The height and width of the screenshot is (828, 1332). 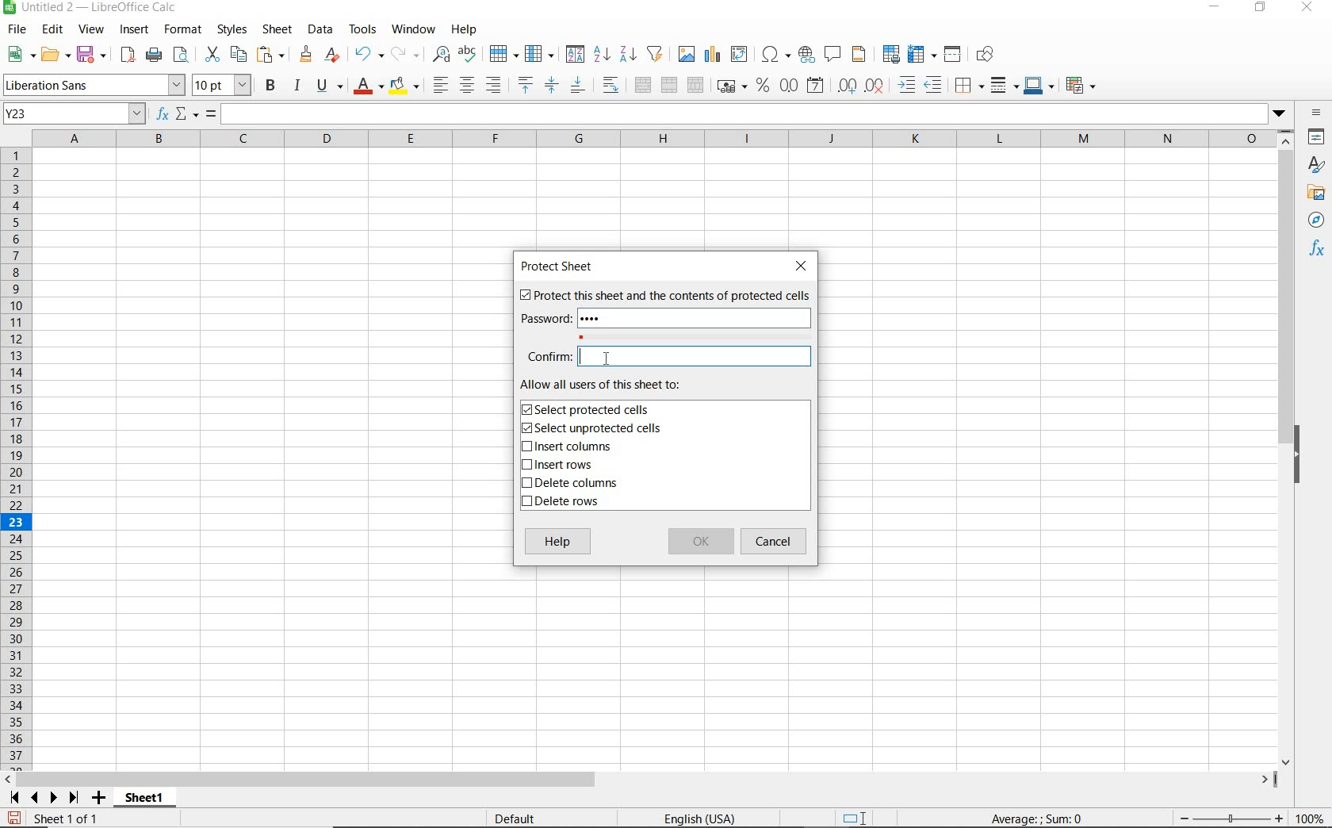 What do you see at coordinates (934, 86) in the screenshot?
I see `DECREASE INDENT` at bounding box center [934, 86].